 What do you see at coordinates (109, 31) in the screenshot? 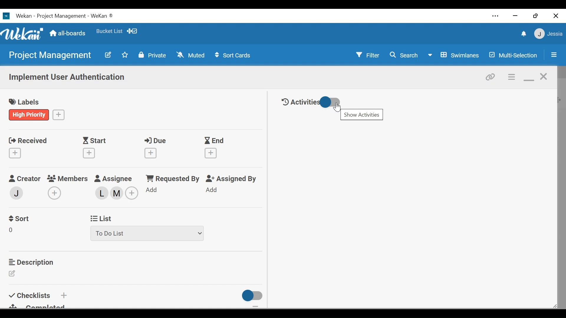
I see `Favorites` at bounding box center [109, 31].